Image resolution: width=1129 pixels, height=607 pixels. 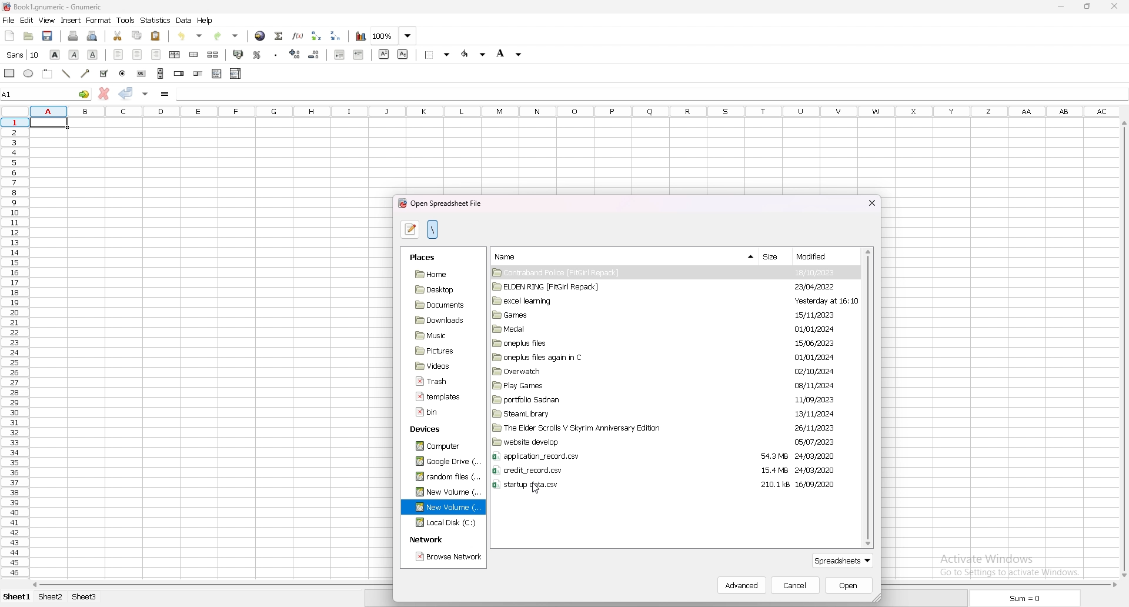 I want to click on view, so click(x=46, y=20).